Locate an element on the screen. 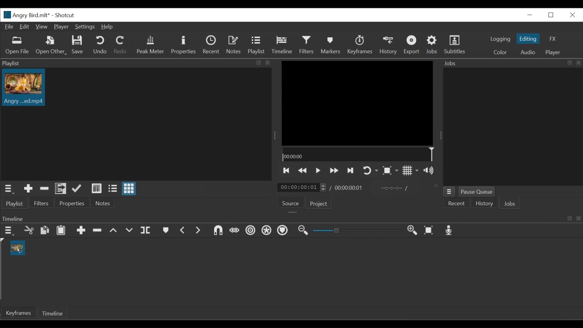 This screenshot has height=328, width=583. Toggle player on looping is located at coordinates (371, 171).